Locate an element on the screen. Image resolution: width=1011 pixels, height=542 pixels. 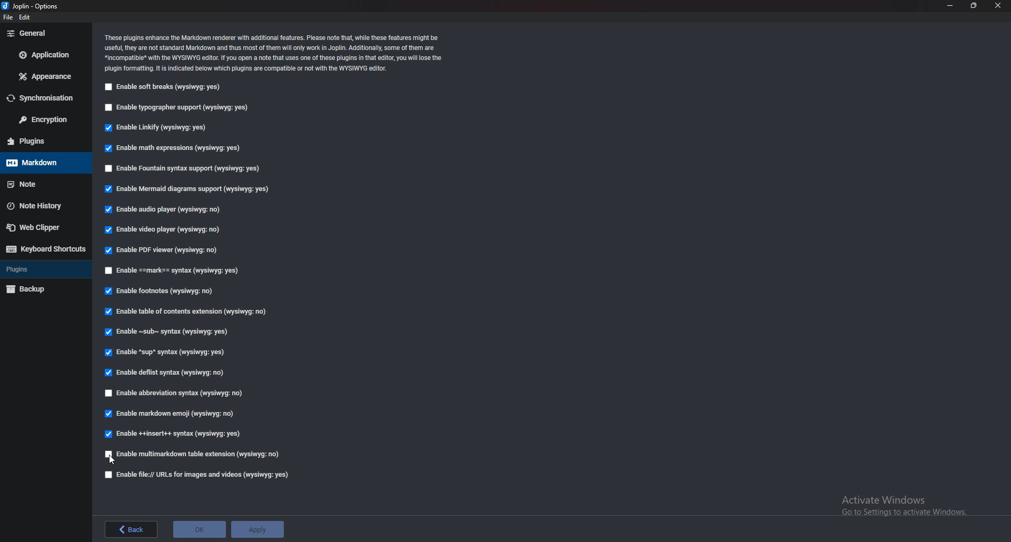
apply is located at coordinates (259, 528).